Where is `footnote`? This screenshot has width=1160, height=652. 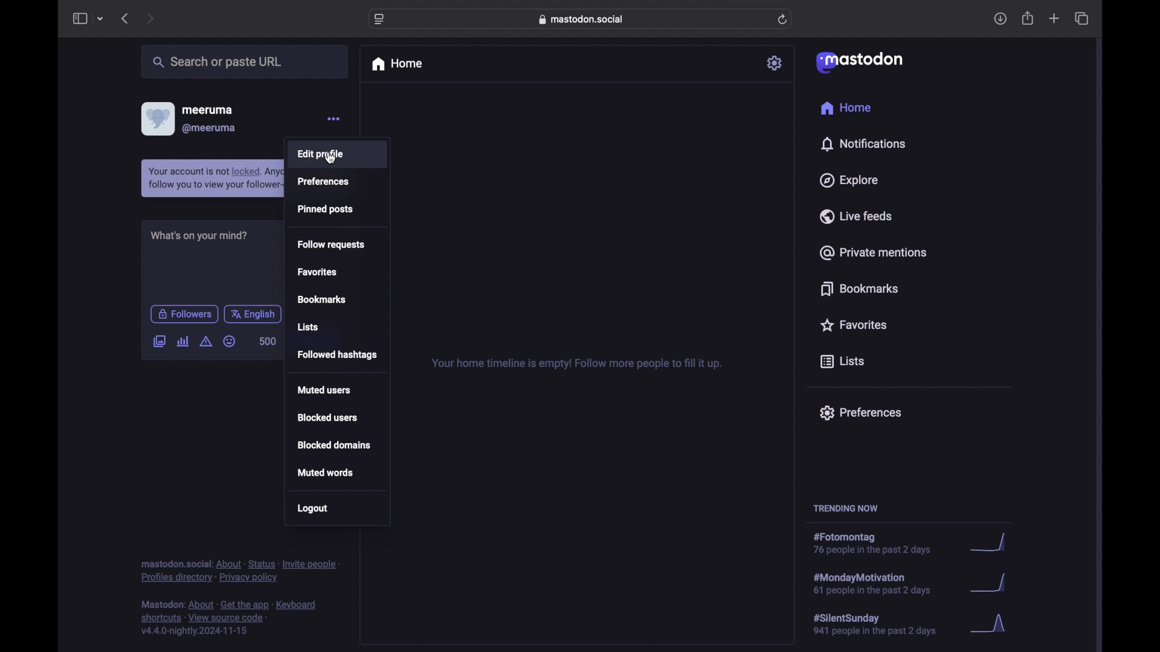 footnote is located at coordinates (228, 618).